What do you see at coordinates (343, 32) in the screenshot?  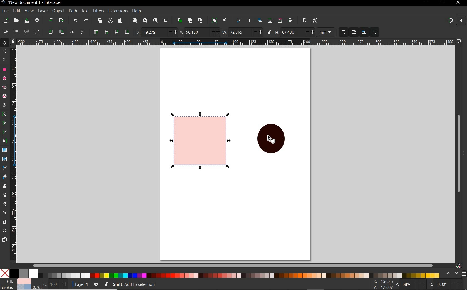 I see `when scaling objects` at bounding box center [343, 32].